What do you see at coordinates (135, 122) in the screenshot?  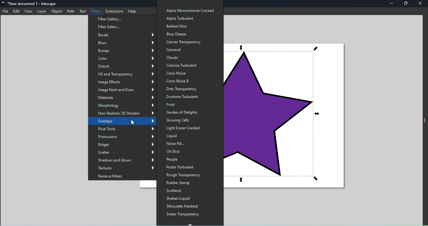 I see `Cursor` at bounding box center [135, 122].